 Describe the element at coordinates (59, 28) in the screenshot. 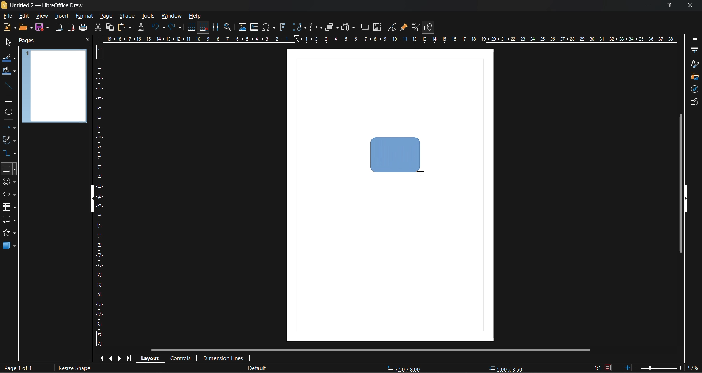

I see `export` at that location.